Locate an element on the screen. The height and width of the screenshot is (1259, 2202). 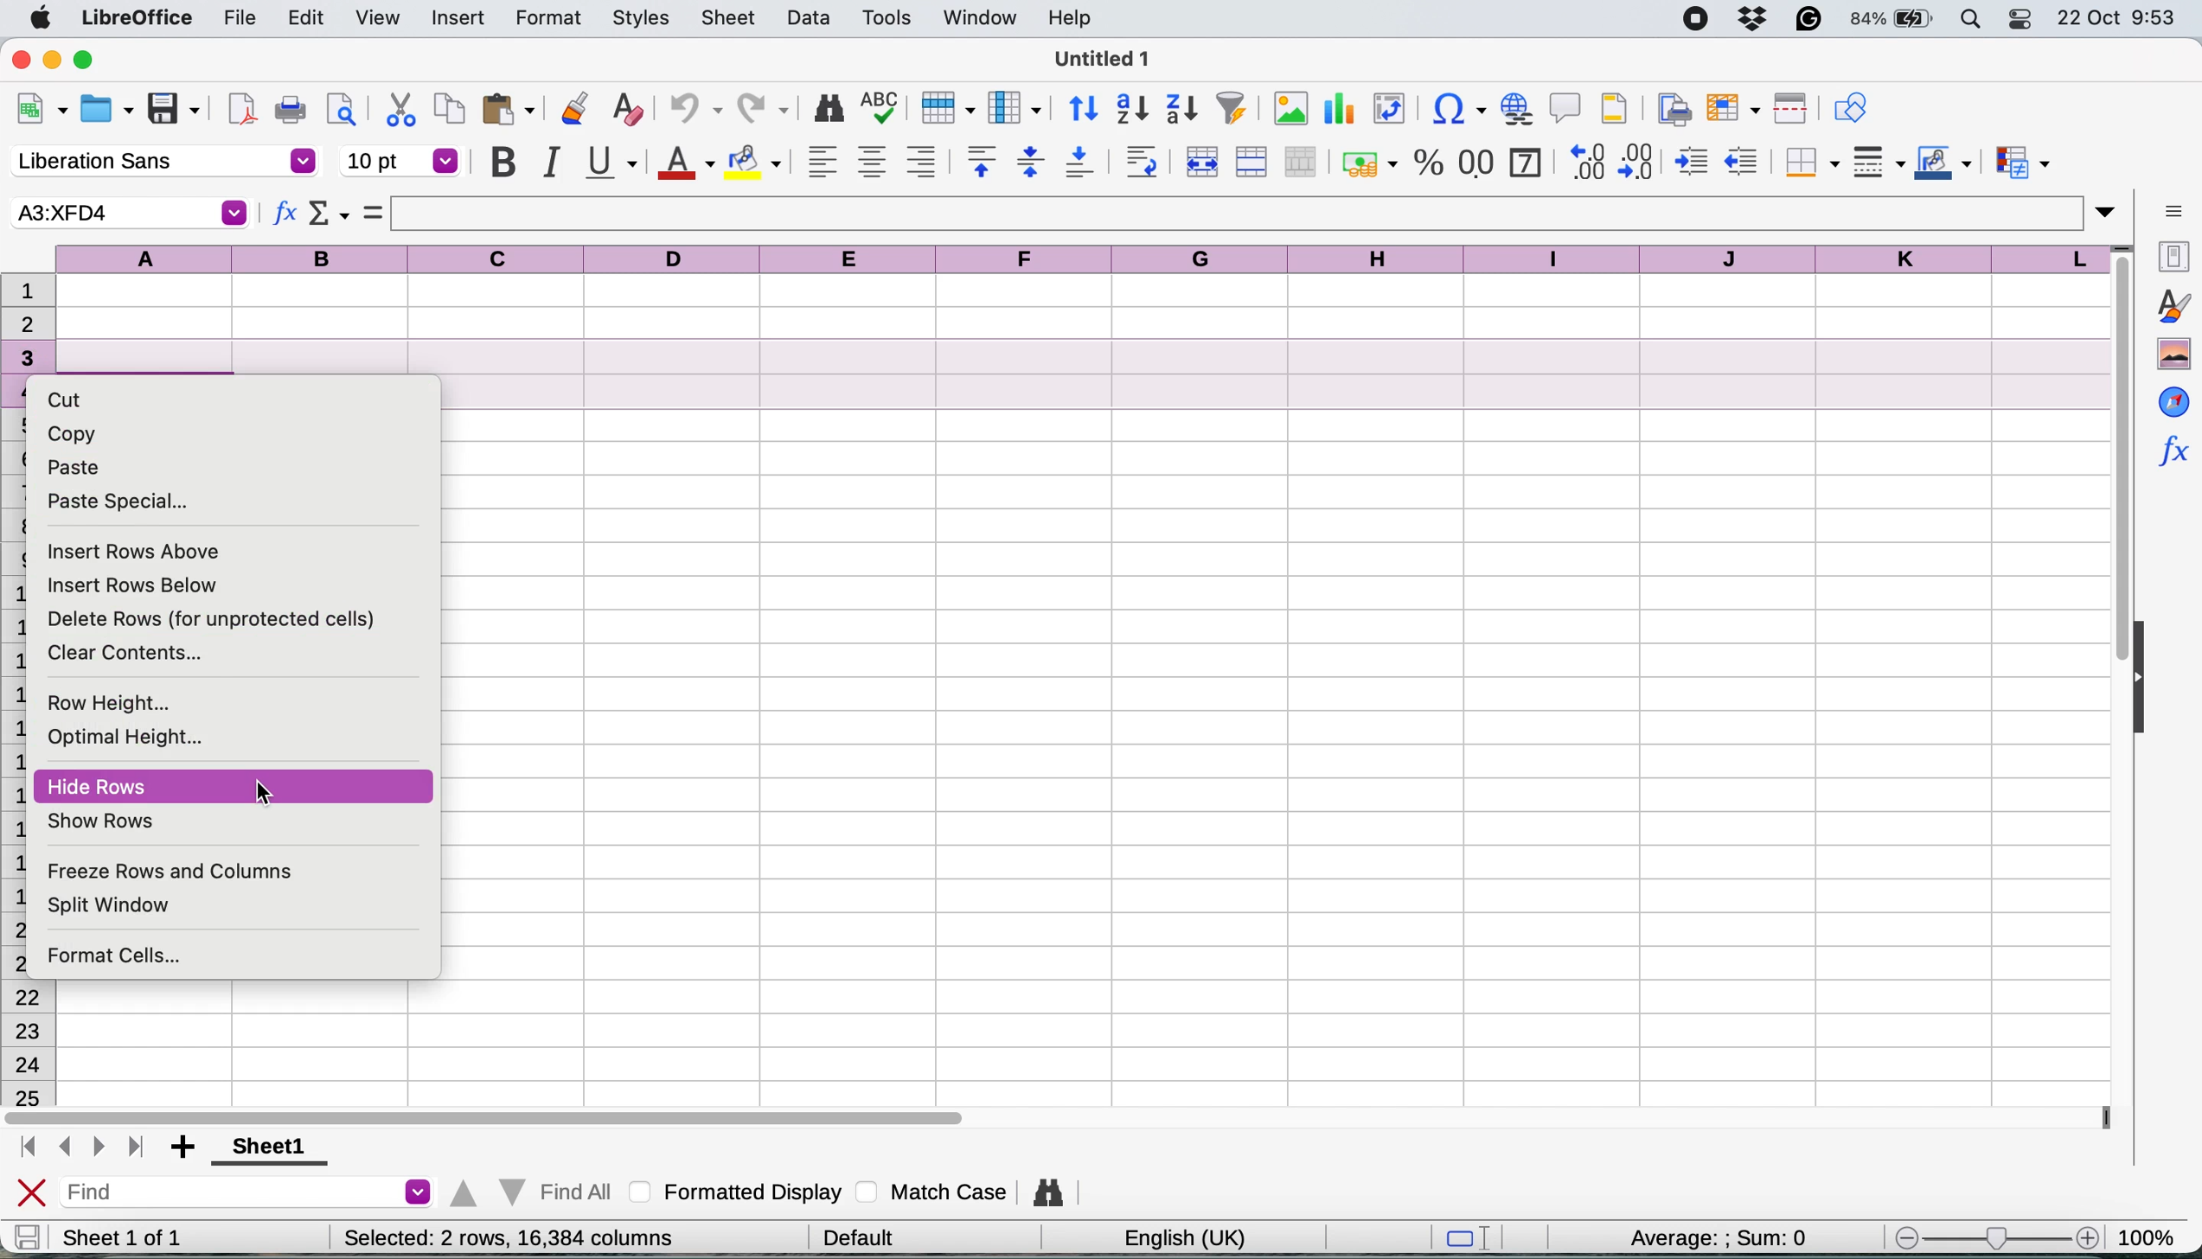
fill colour is located at coordinates (758, 163).